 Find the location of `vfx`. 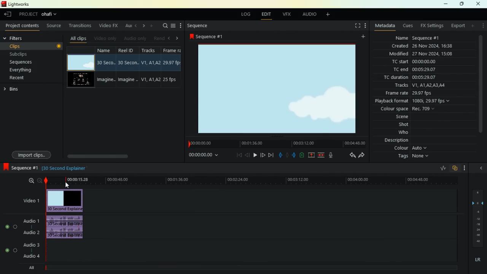

vfx is located at coordinates (285, 14).